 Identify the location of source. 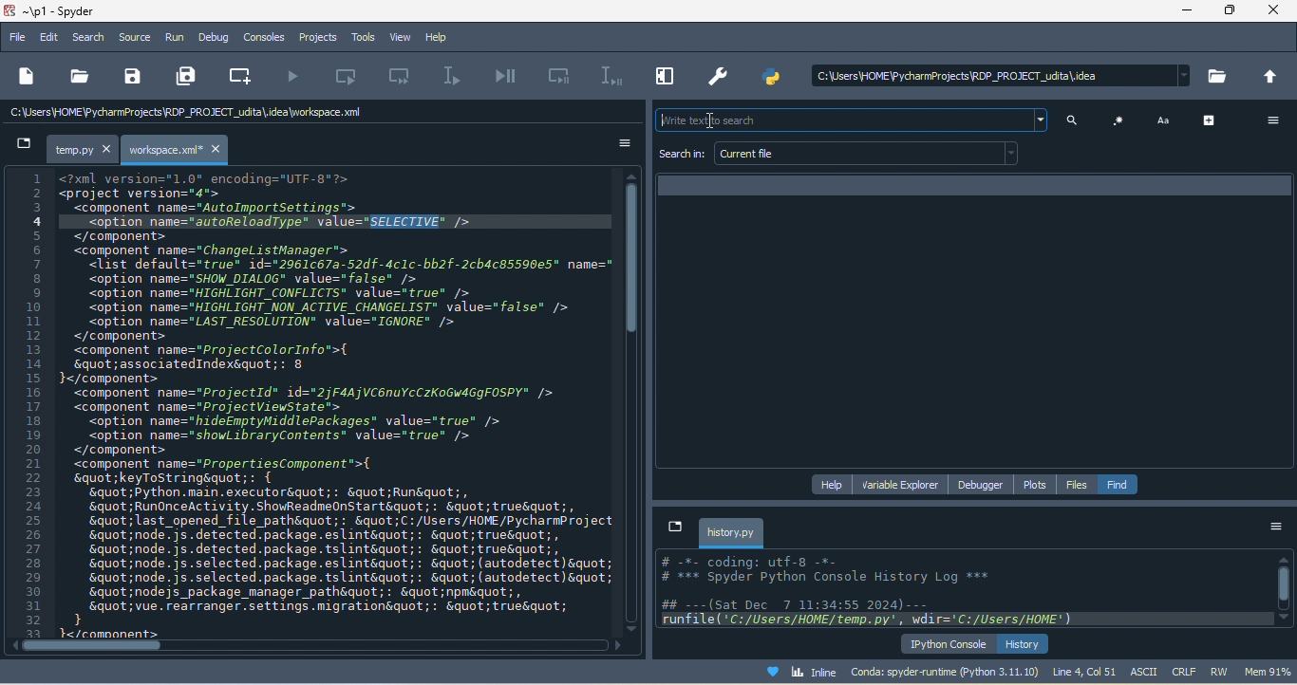
(138, 38).